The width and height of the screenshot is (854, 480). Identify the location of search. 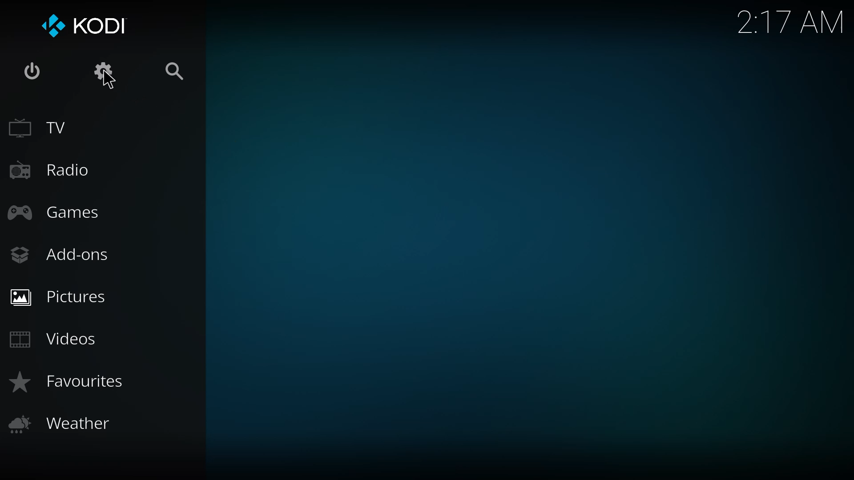
(173, 70).